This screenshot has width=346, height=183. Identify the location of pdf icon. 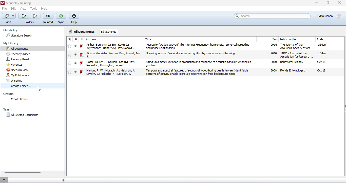
(82, 63).